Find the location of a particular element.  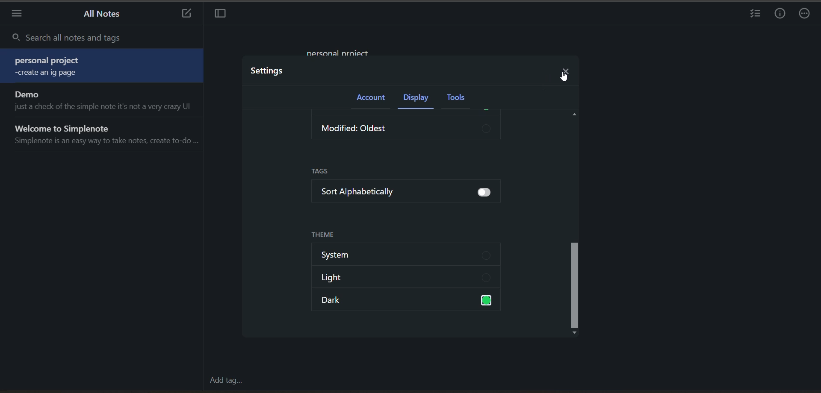

all notes is located at coordinates (105, 16).